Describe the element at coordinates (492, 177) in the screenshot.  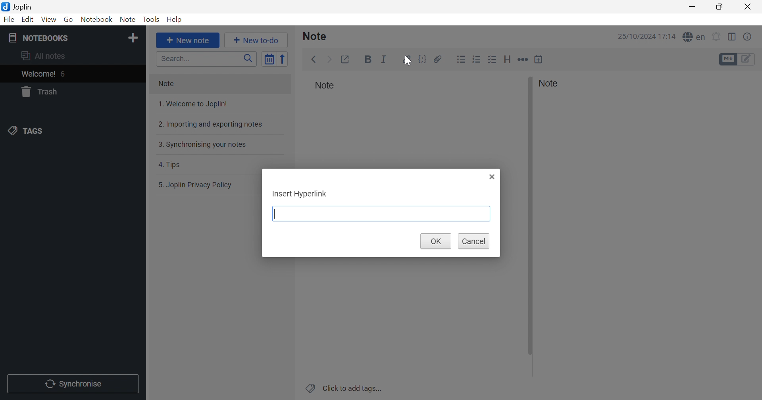
I see `Close` at that location.